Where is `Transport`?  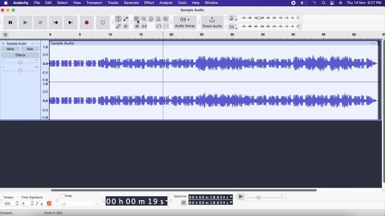 Transport is located at coordinates (95, 3).